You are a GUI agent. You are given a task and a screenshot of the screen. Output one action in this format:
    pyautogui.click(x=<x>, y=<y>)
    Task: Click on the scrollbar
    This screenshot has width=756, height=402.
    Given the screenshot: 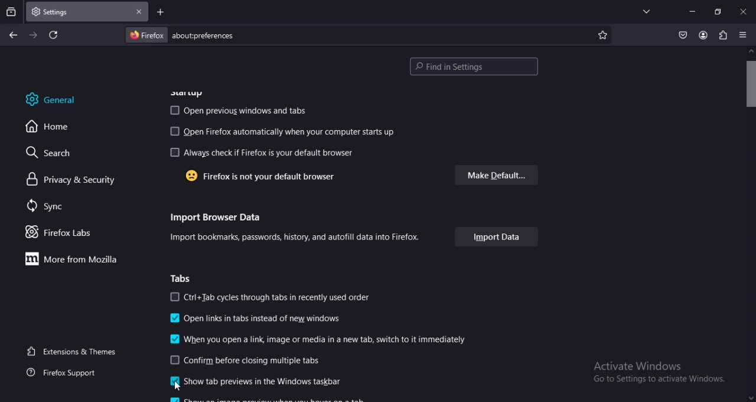 What is the action you would take?
    pyautogui.click(x=751, y=225)
    